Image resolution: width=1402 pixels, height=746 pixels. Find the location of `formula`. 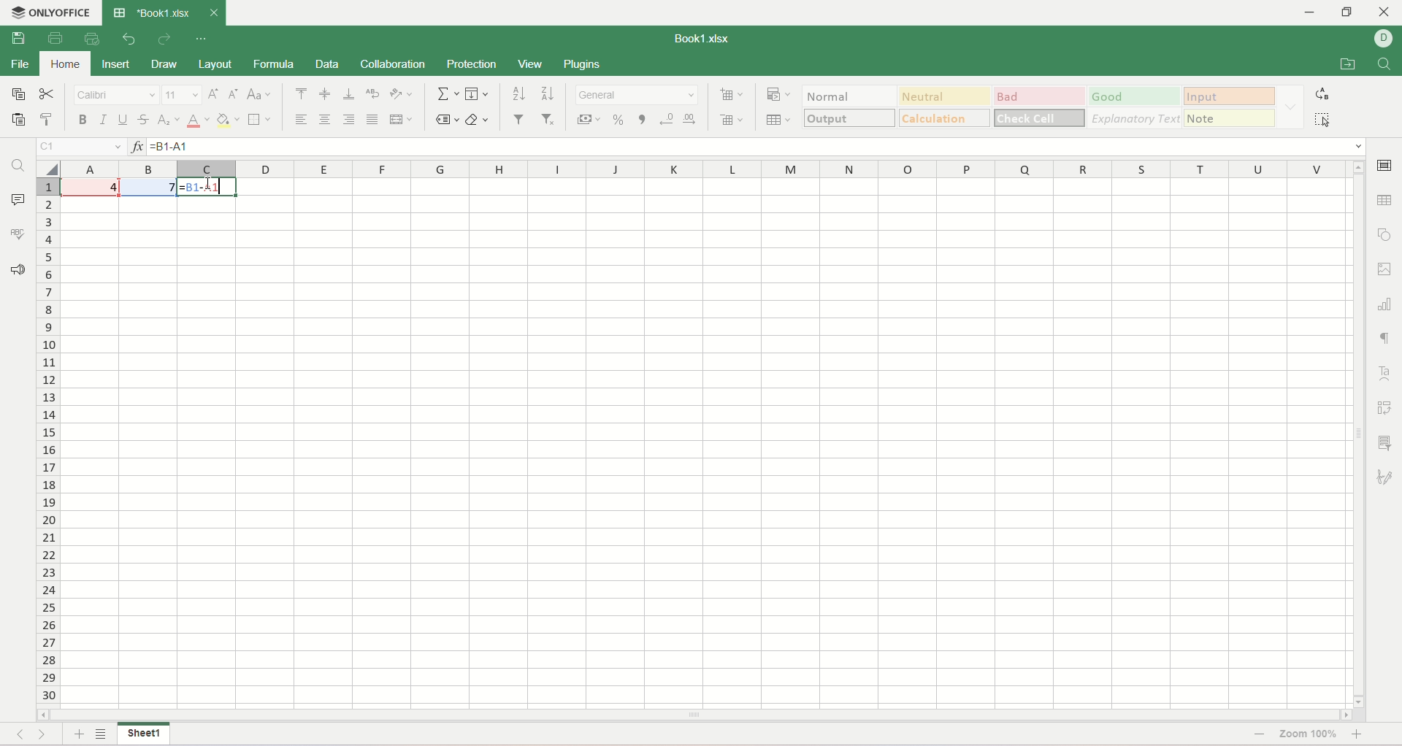

formula is located at coordinates (275, 64).